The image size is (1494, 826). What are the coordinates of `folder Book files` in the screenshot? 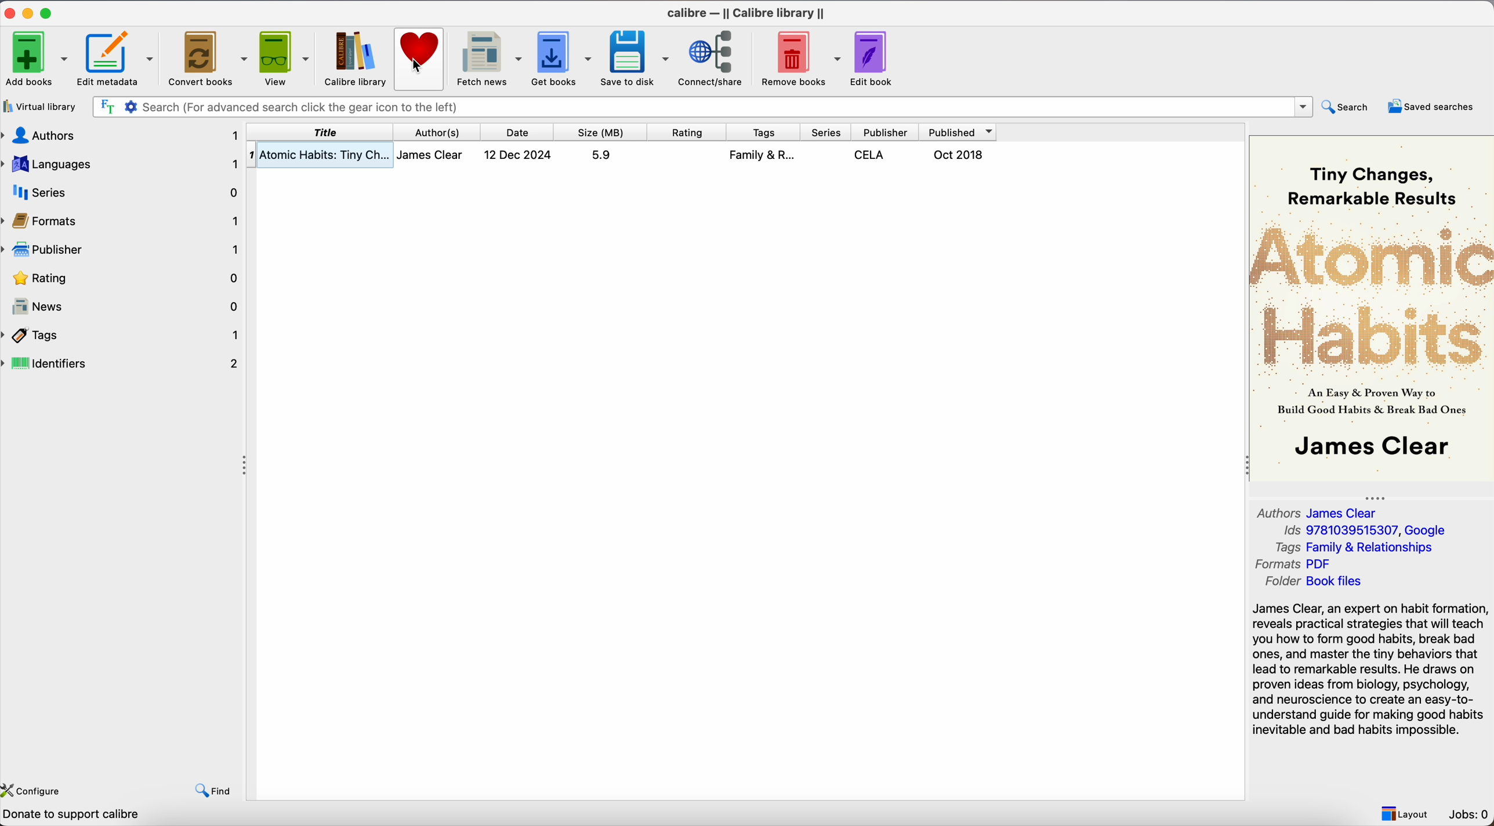 It's located at (1314, 584).